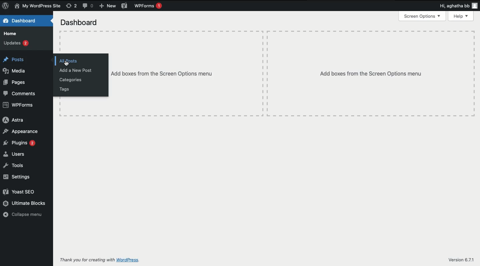 This screenshot has width=480, height=266. Describe the element at coordinates (38, 6) in the screenshot. I see `Name` at that location.